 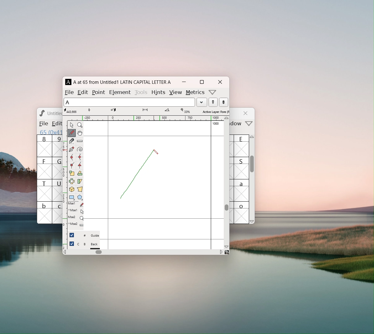 I want to click on cursor, so click(x=156, y=152).